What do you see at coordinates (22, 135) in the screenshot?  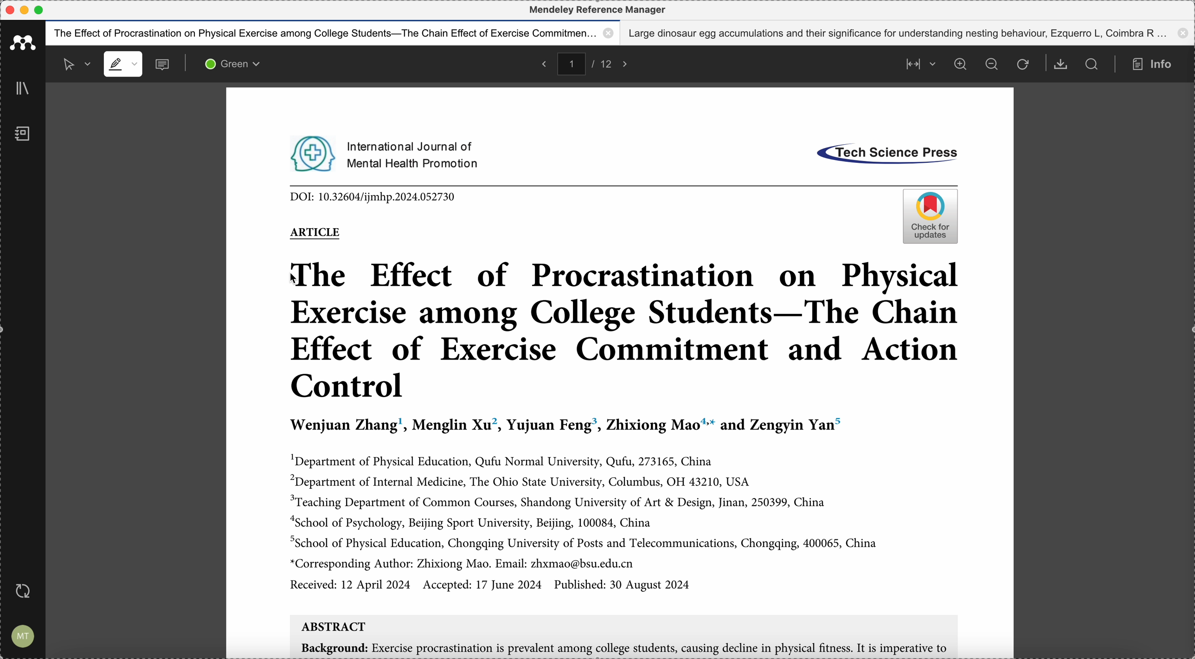 I see `notebook` at bounding box center [22, 135].